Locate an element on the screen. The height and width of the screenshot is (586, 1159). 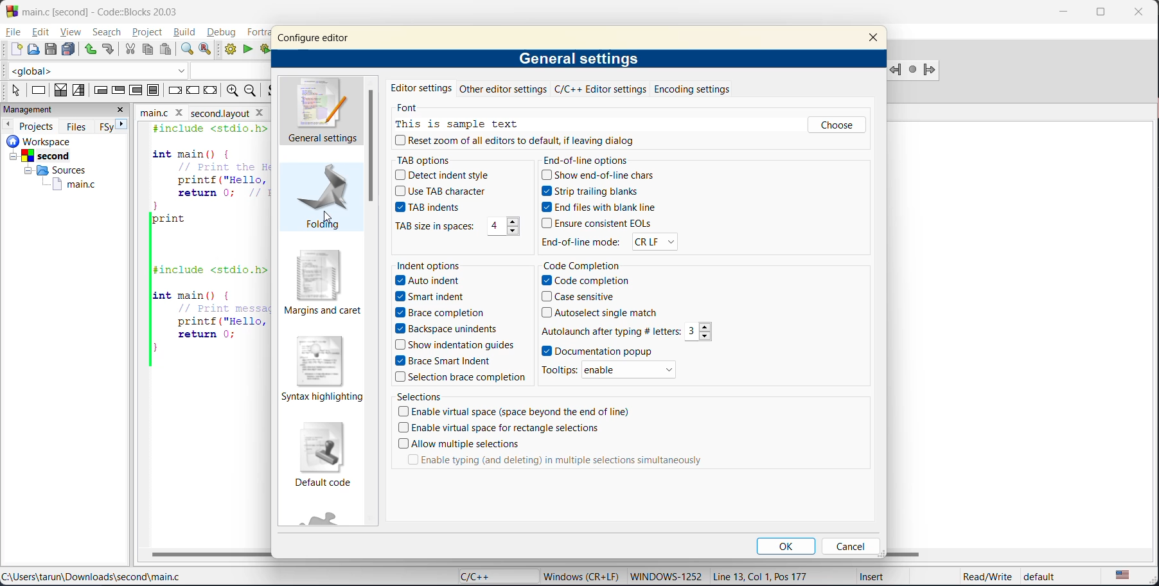
toggle source is located at coordinates (274, 91).